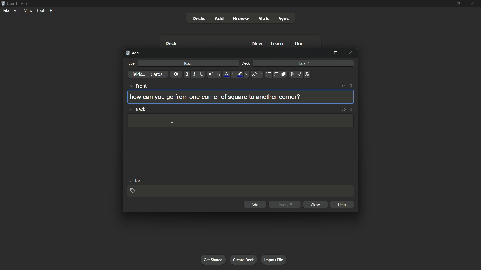  Describe the element at coordinates (214, 260) in the screenshot. I see `get shared` at that location.